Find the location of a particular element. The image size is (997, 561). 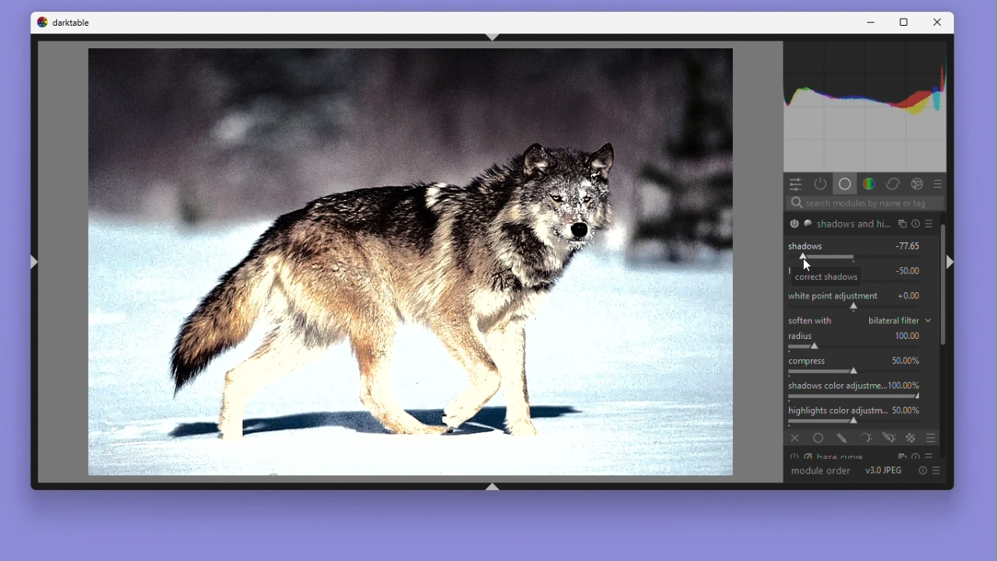

parametric mask is located at coordinates (861, 438).